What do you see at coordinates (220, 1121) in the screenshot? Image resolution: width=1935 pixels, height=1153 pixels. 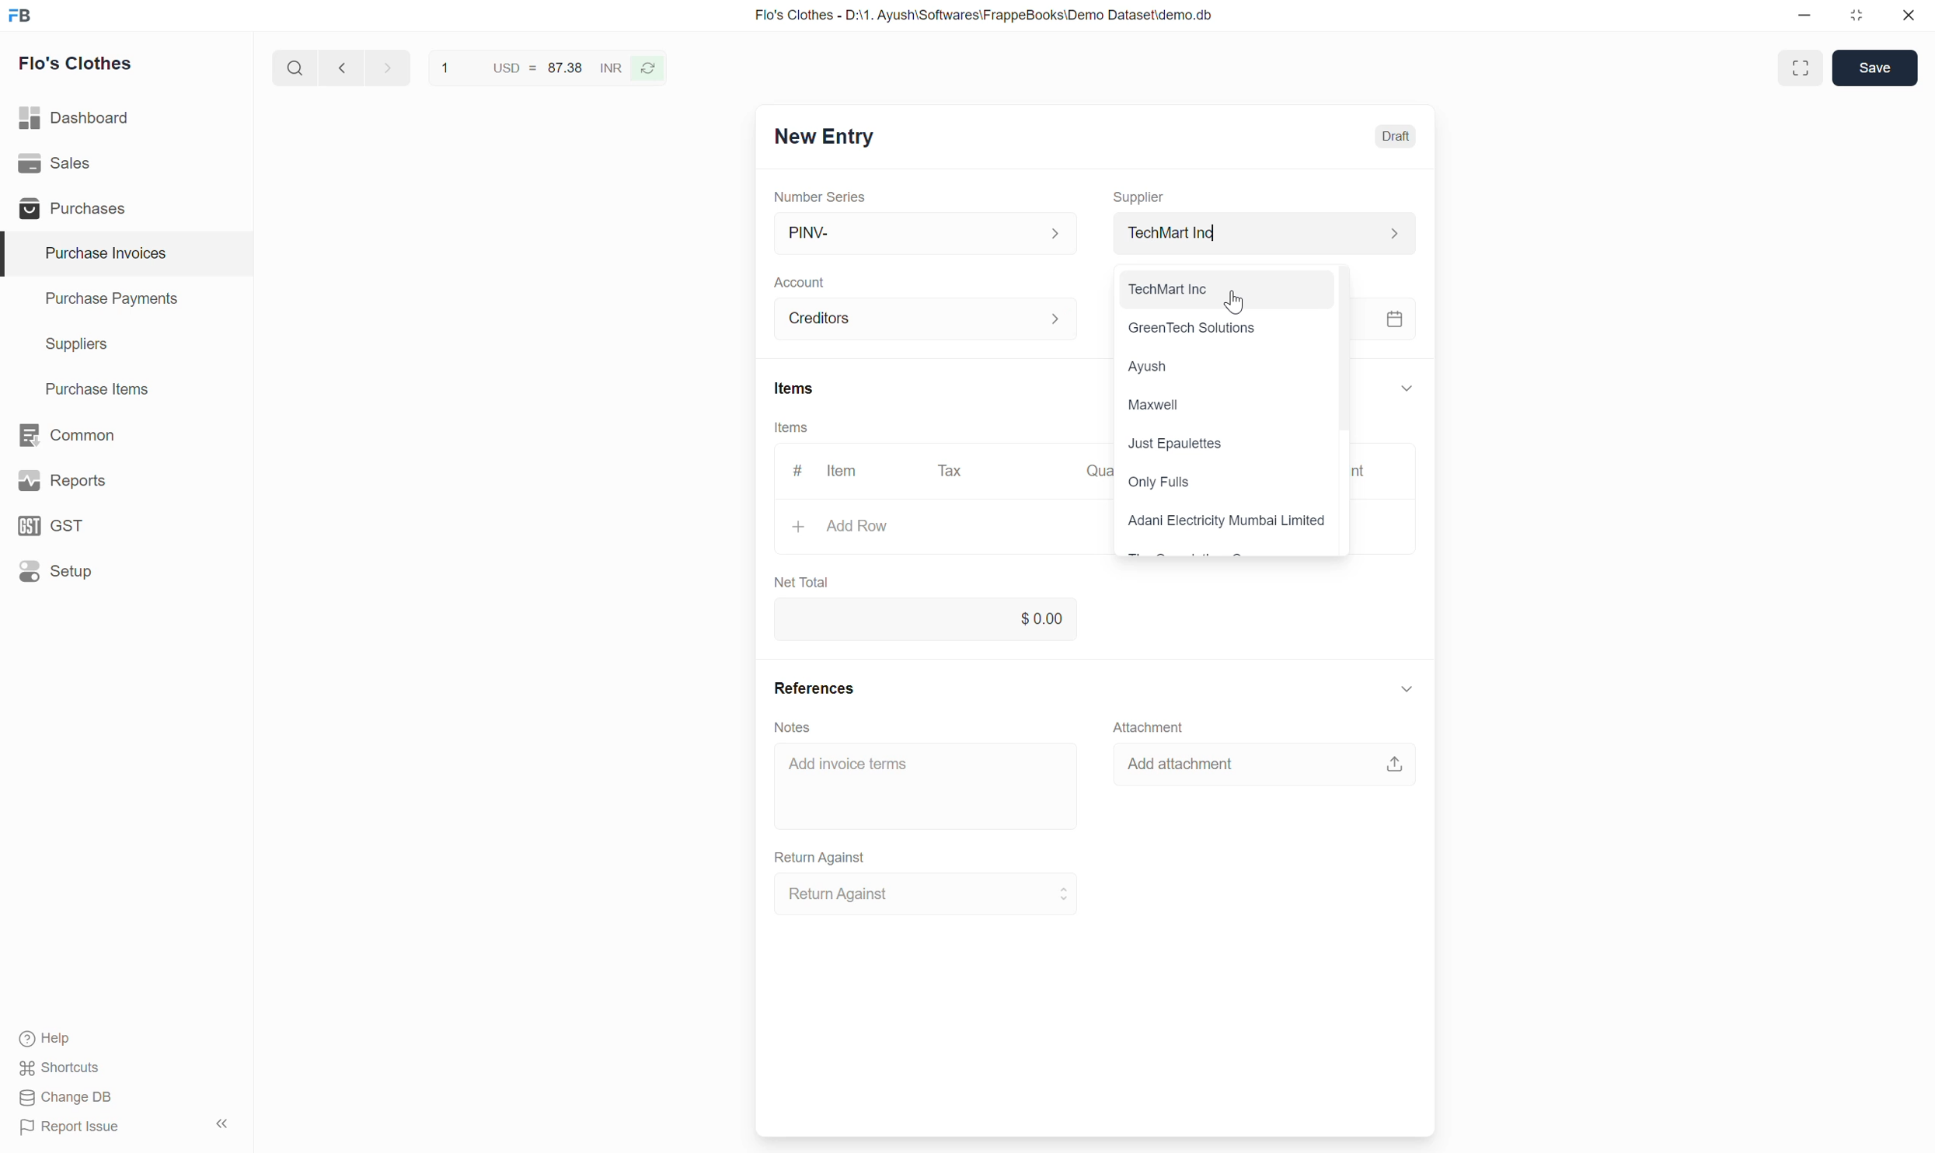 I see `hide` at bounding box center [220, 1121].